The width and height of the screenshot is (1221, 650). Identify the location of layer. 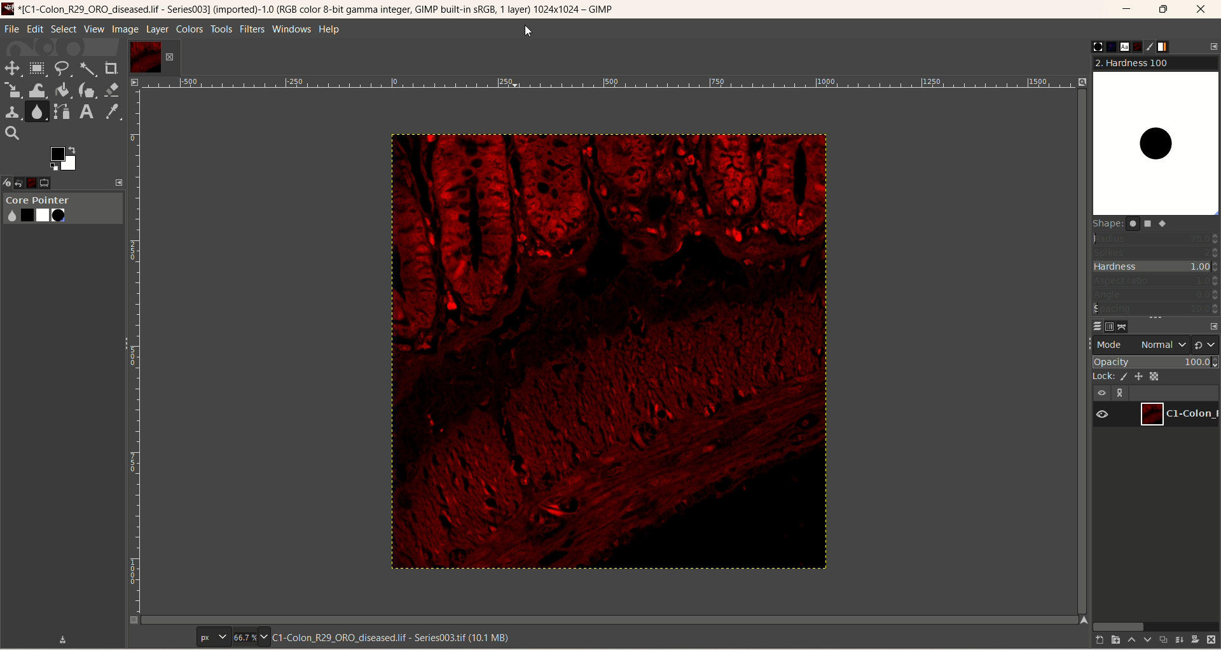
(156, 29).